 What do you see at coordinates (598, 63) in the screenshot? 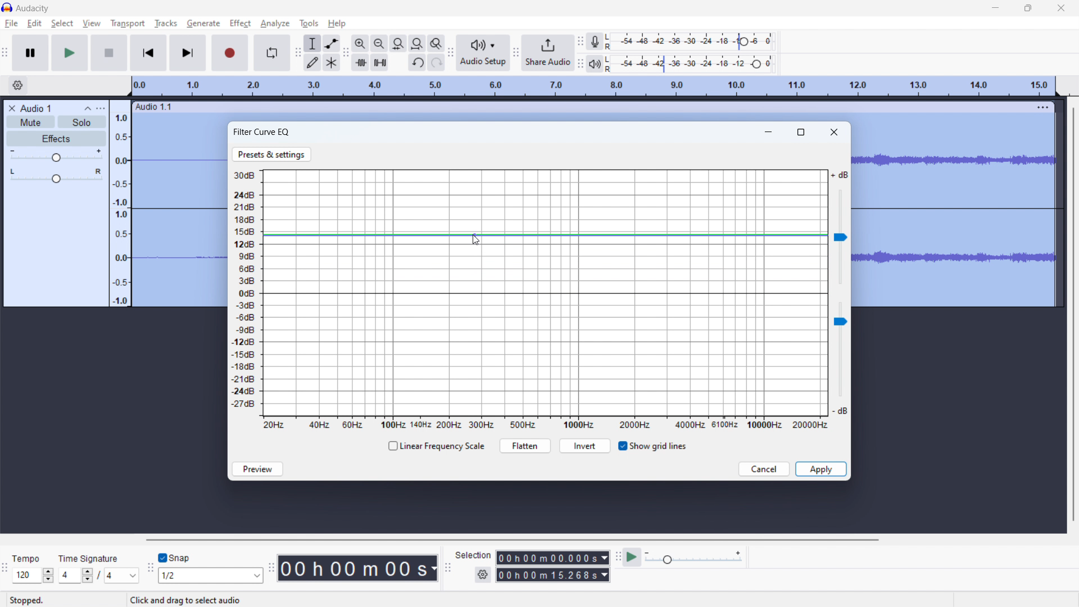
I see `playback meter` at bounding box center [598, 63].